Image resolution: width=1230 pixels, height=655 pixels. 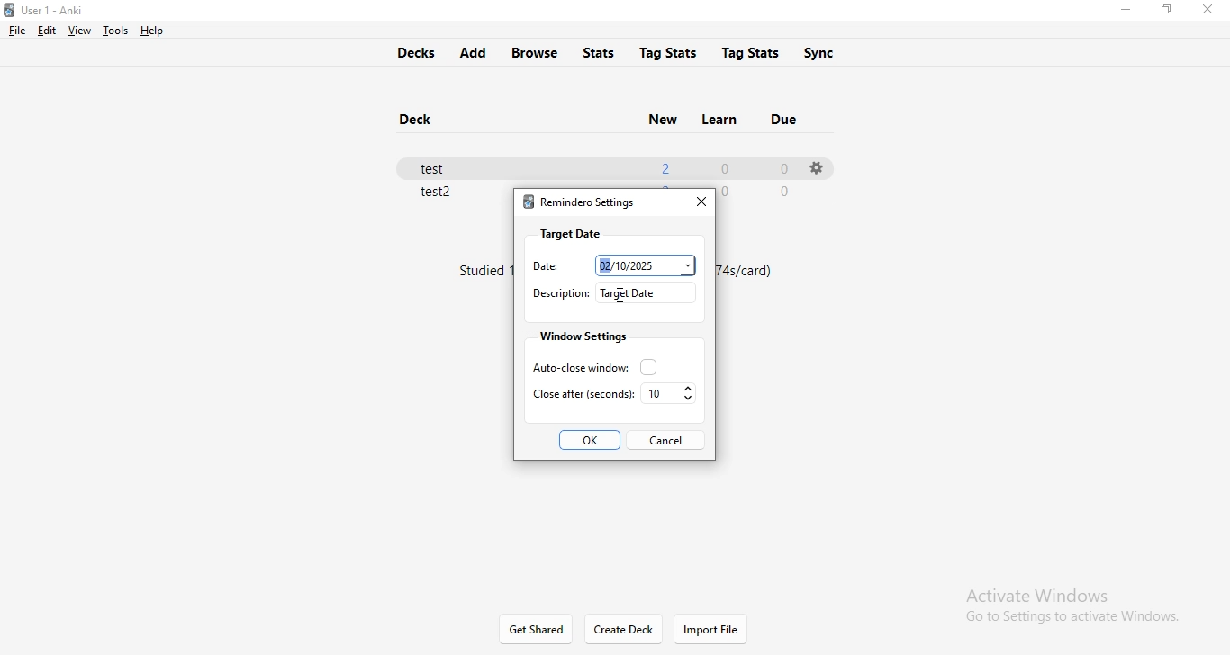 I want to click on tag stats, so click(x=668, y=51).